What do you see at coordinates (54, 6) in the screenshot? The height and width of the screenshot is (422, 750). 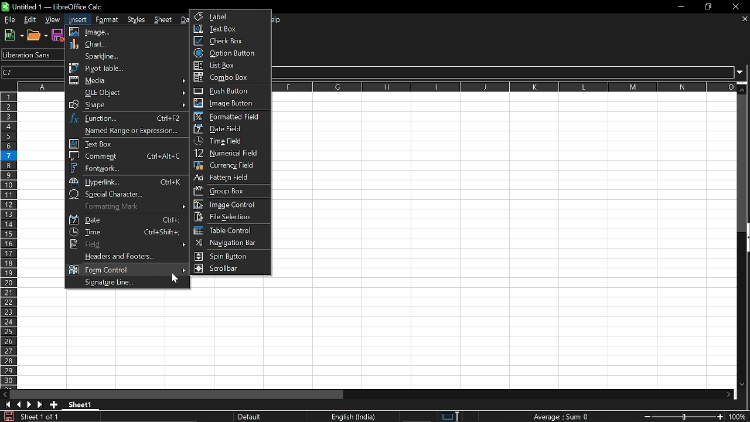 I see `Current window` at bounding box center [54, 6].